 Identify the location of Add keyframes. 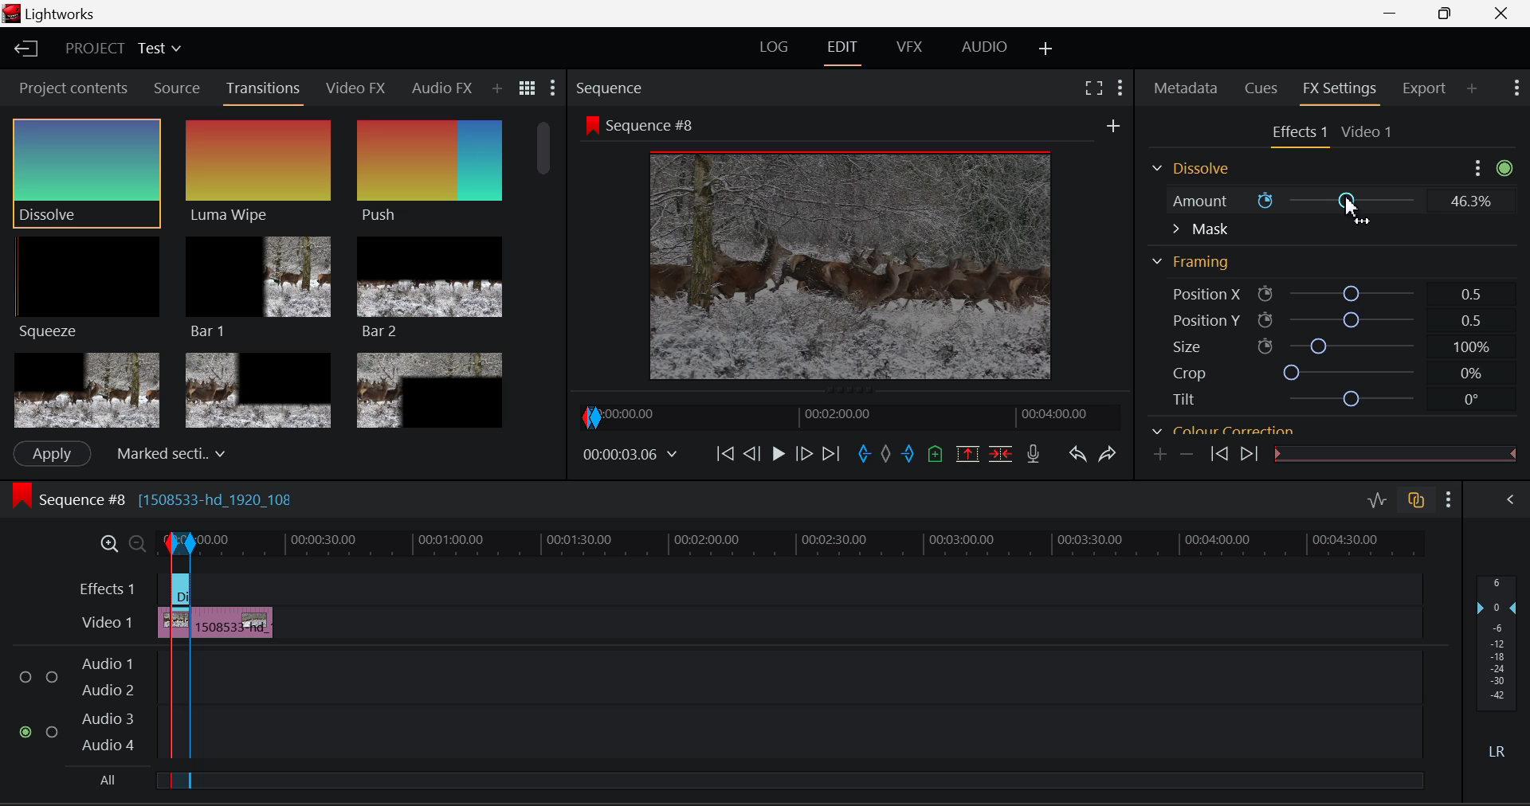
(1161, 455).